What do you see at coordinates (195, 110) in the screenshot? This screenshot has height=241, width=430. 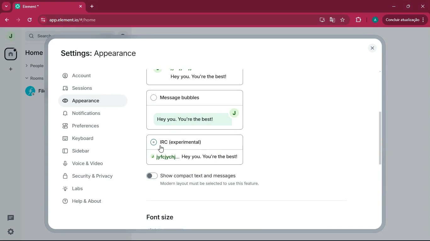 I see `Message bubbles` at bounding box center [195, 110].